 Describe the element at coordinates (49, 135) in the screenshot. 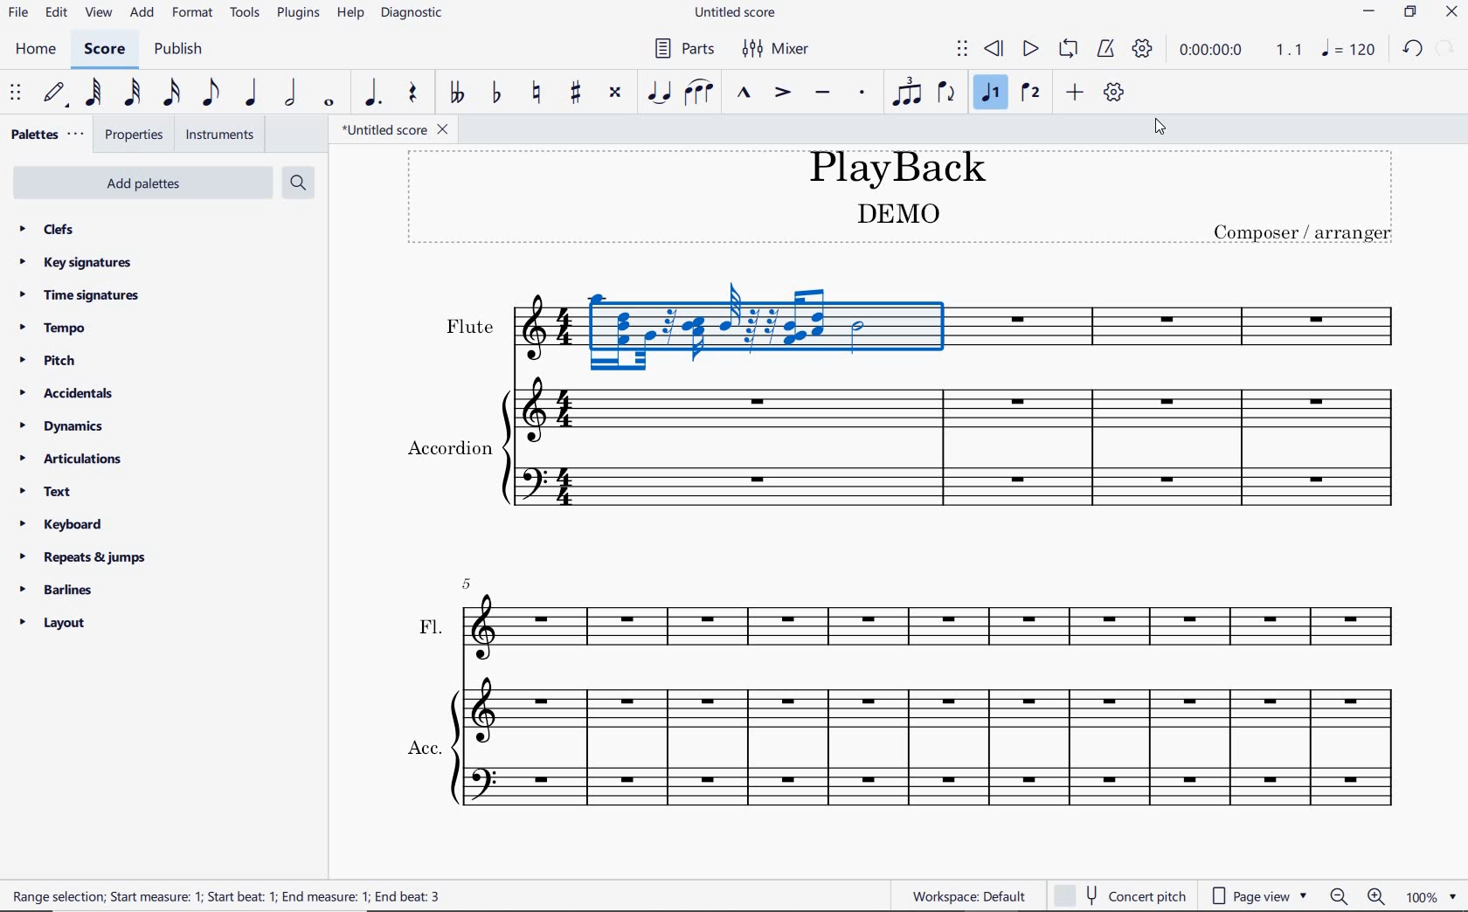

I see `palettes` at that location.